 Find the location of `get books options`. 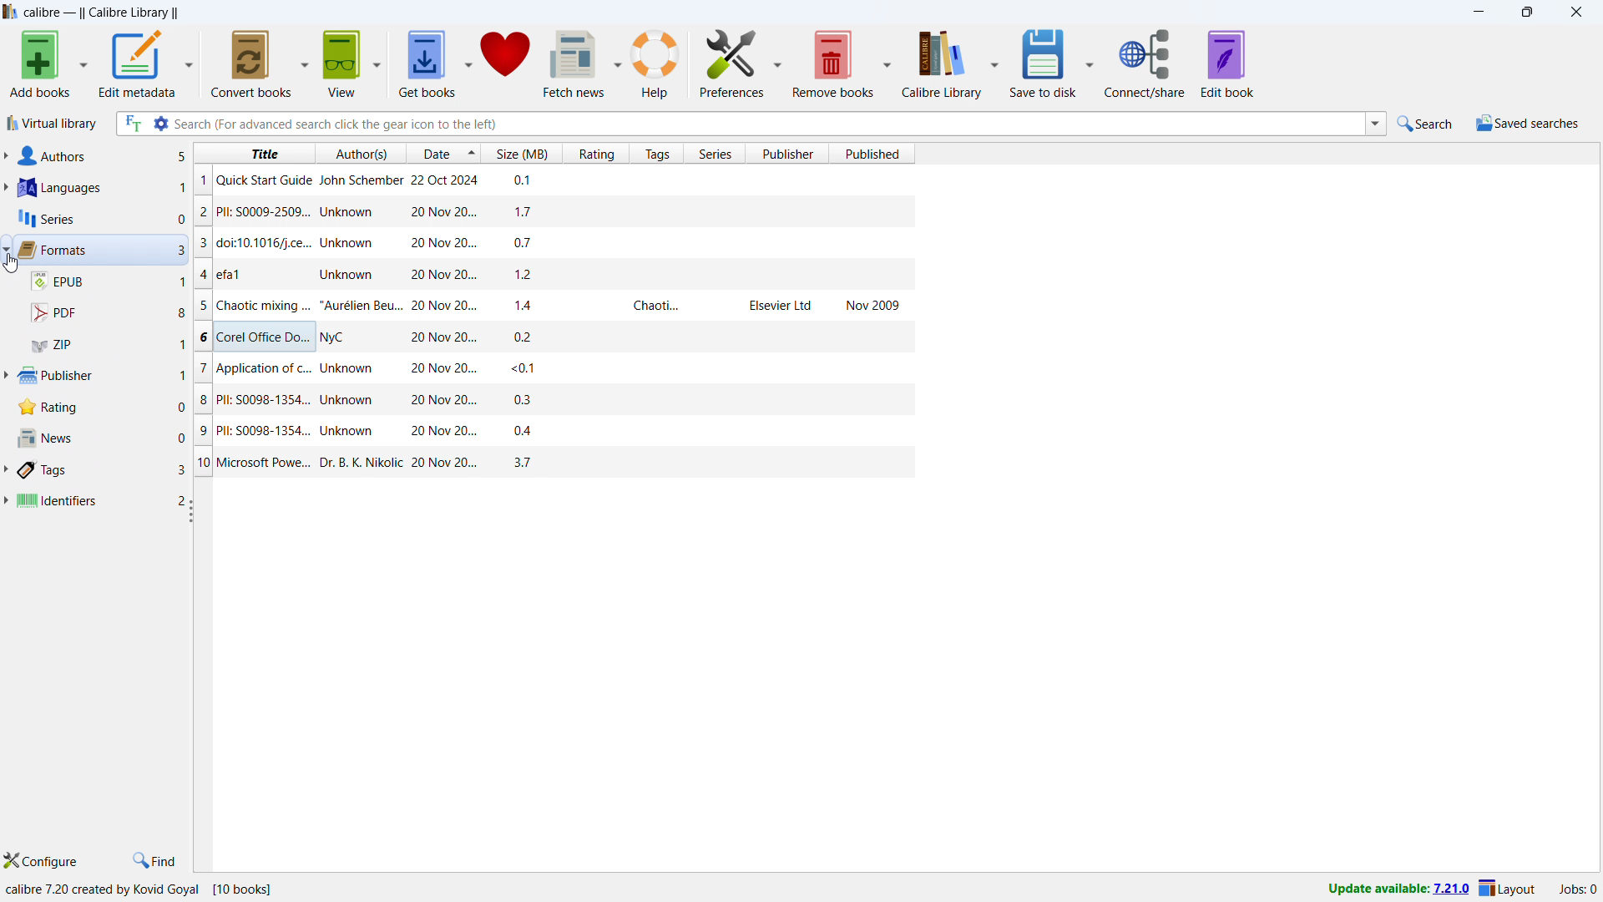

get books options is located at coordinates (470, 62).